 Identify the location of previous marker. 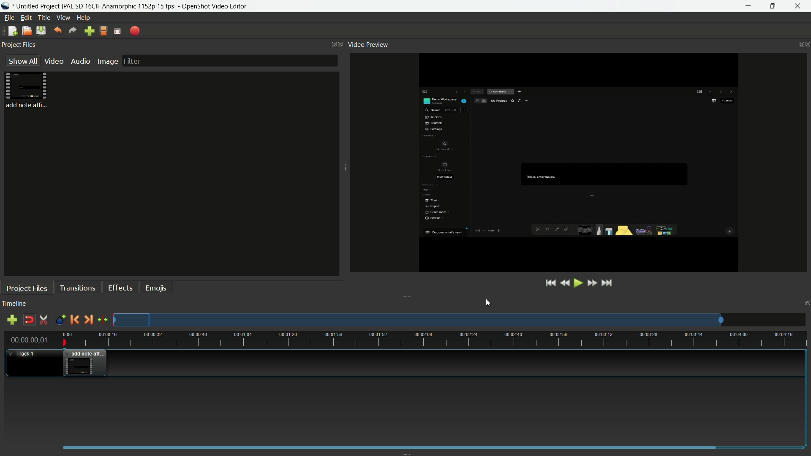
(74, 320).